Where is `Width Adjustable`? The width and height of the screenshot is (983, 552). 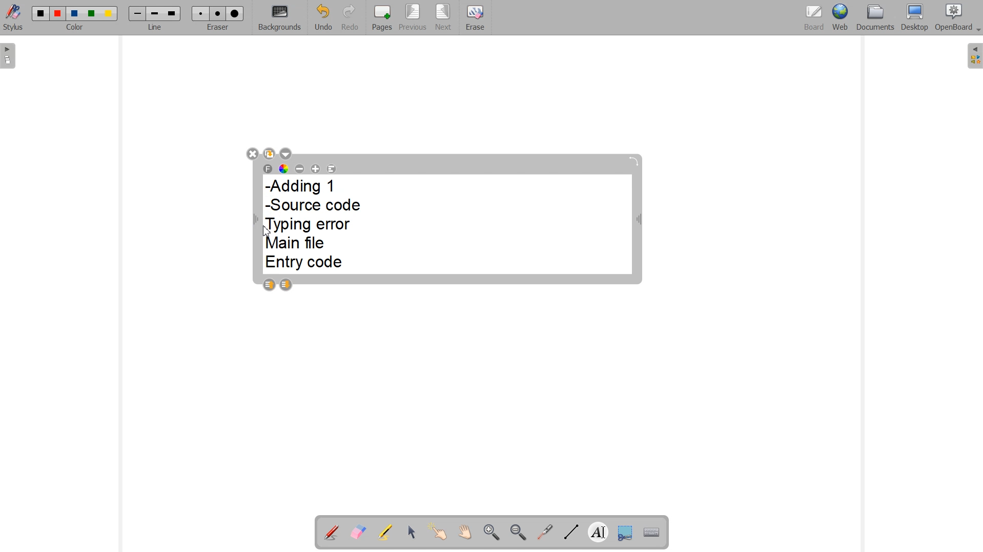
Width Adjustable is located at coordinates (257, 220).